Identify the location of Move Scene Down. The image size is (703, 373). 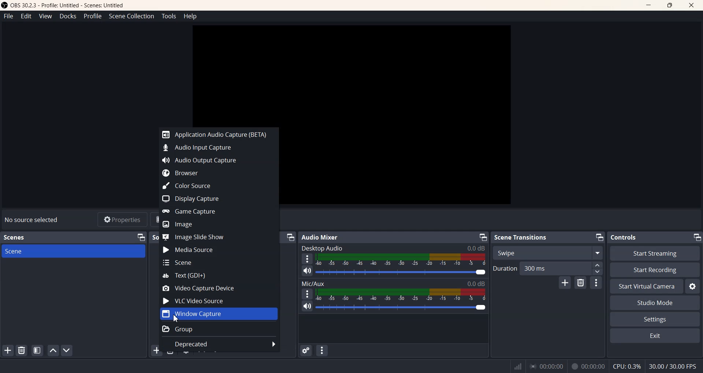
(67, 350).